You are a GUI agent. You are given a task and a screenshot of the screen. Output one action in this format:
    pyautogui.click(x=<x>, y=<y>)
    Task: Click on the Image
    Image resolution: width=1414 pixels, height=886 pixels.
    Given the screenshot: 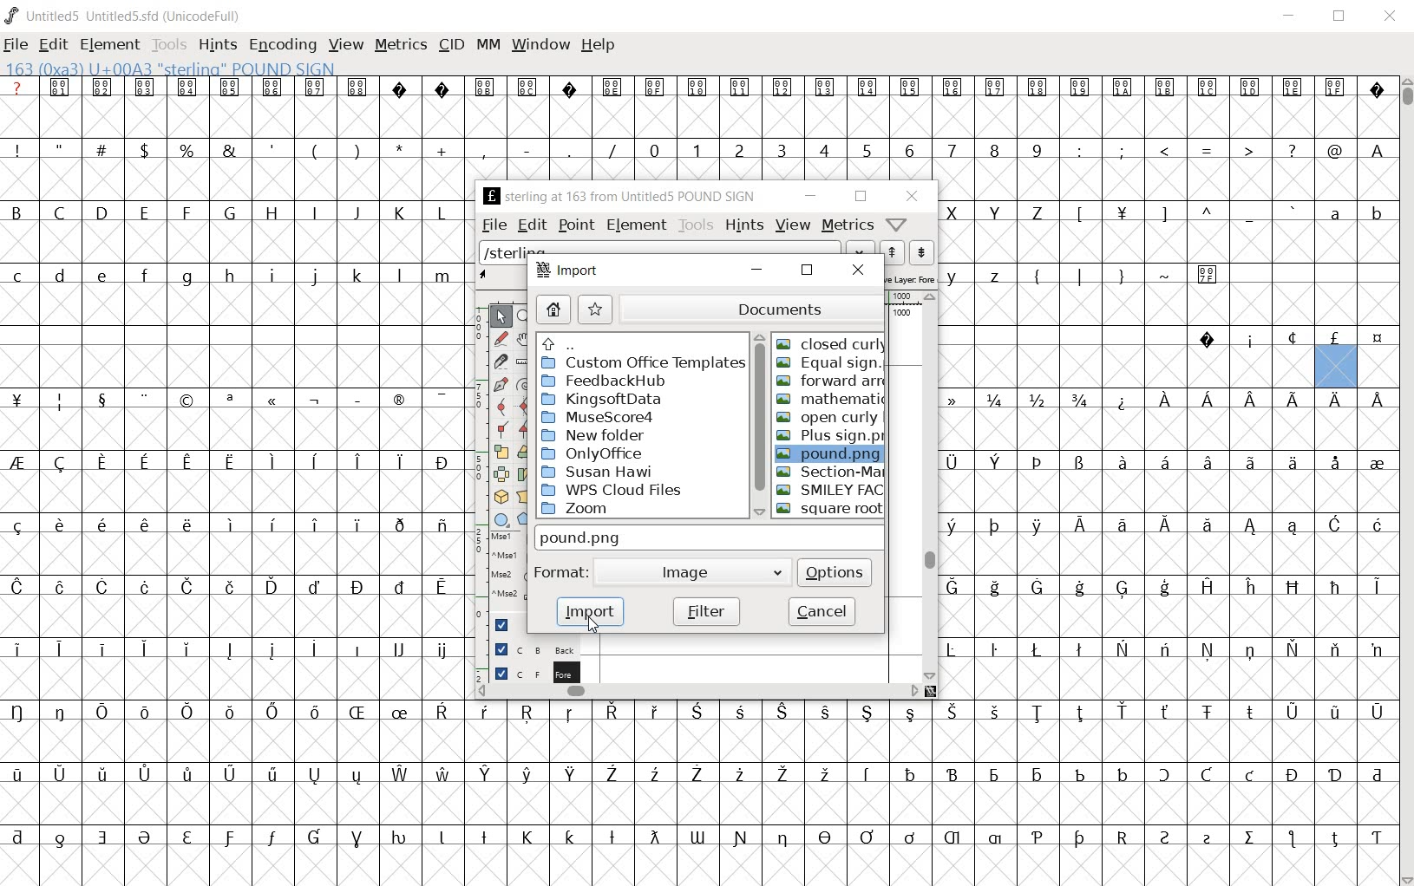 What is the action you would take?
    pyautogui.click(x=691, y=576)
    